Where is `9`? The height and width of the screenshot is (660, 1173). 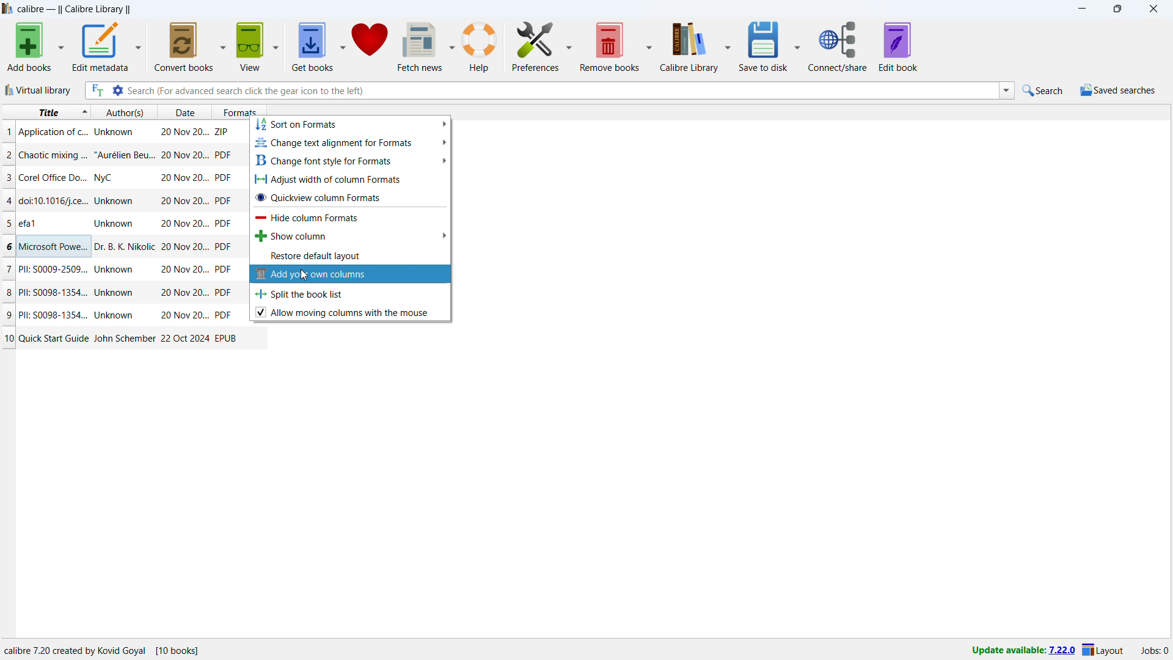 9 is located at coordinates (7, 314).